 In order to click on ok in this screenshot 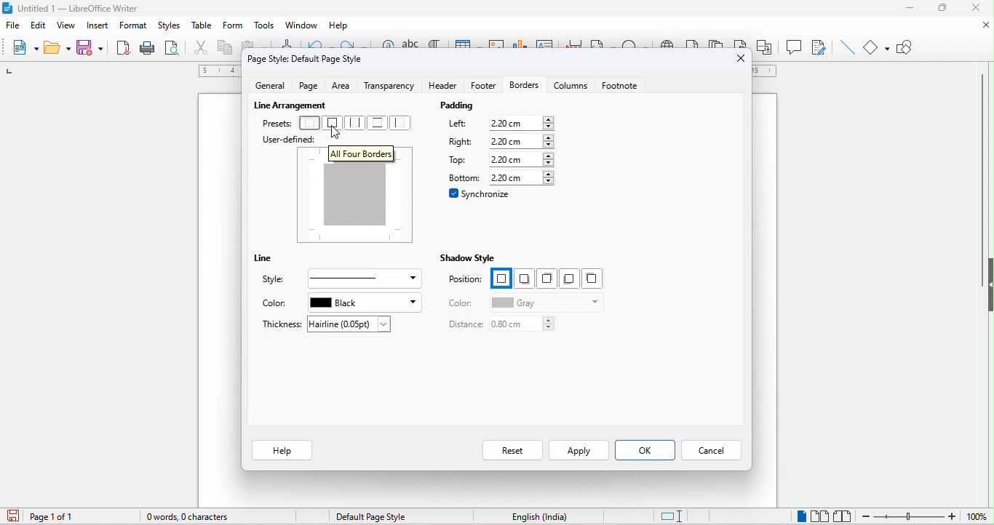, I will do `click(647, 451)`.